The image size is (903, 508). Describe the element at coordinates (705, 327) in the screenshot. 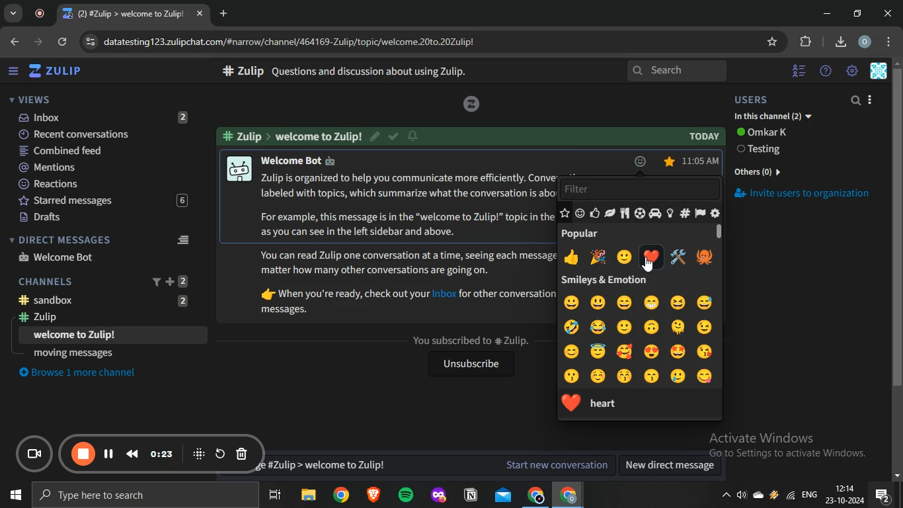

I see `wink` at that location.